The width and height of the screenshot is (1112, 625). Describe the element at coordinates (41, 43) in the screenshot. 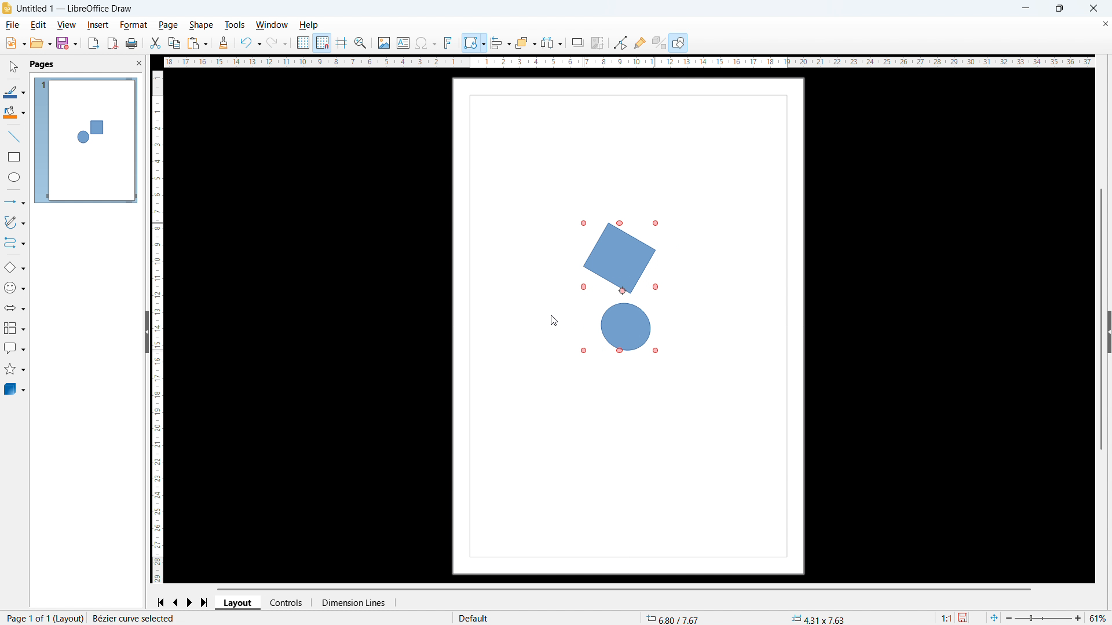

I see `open ` at that location.